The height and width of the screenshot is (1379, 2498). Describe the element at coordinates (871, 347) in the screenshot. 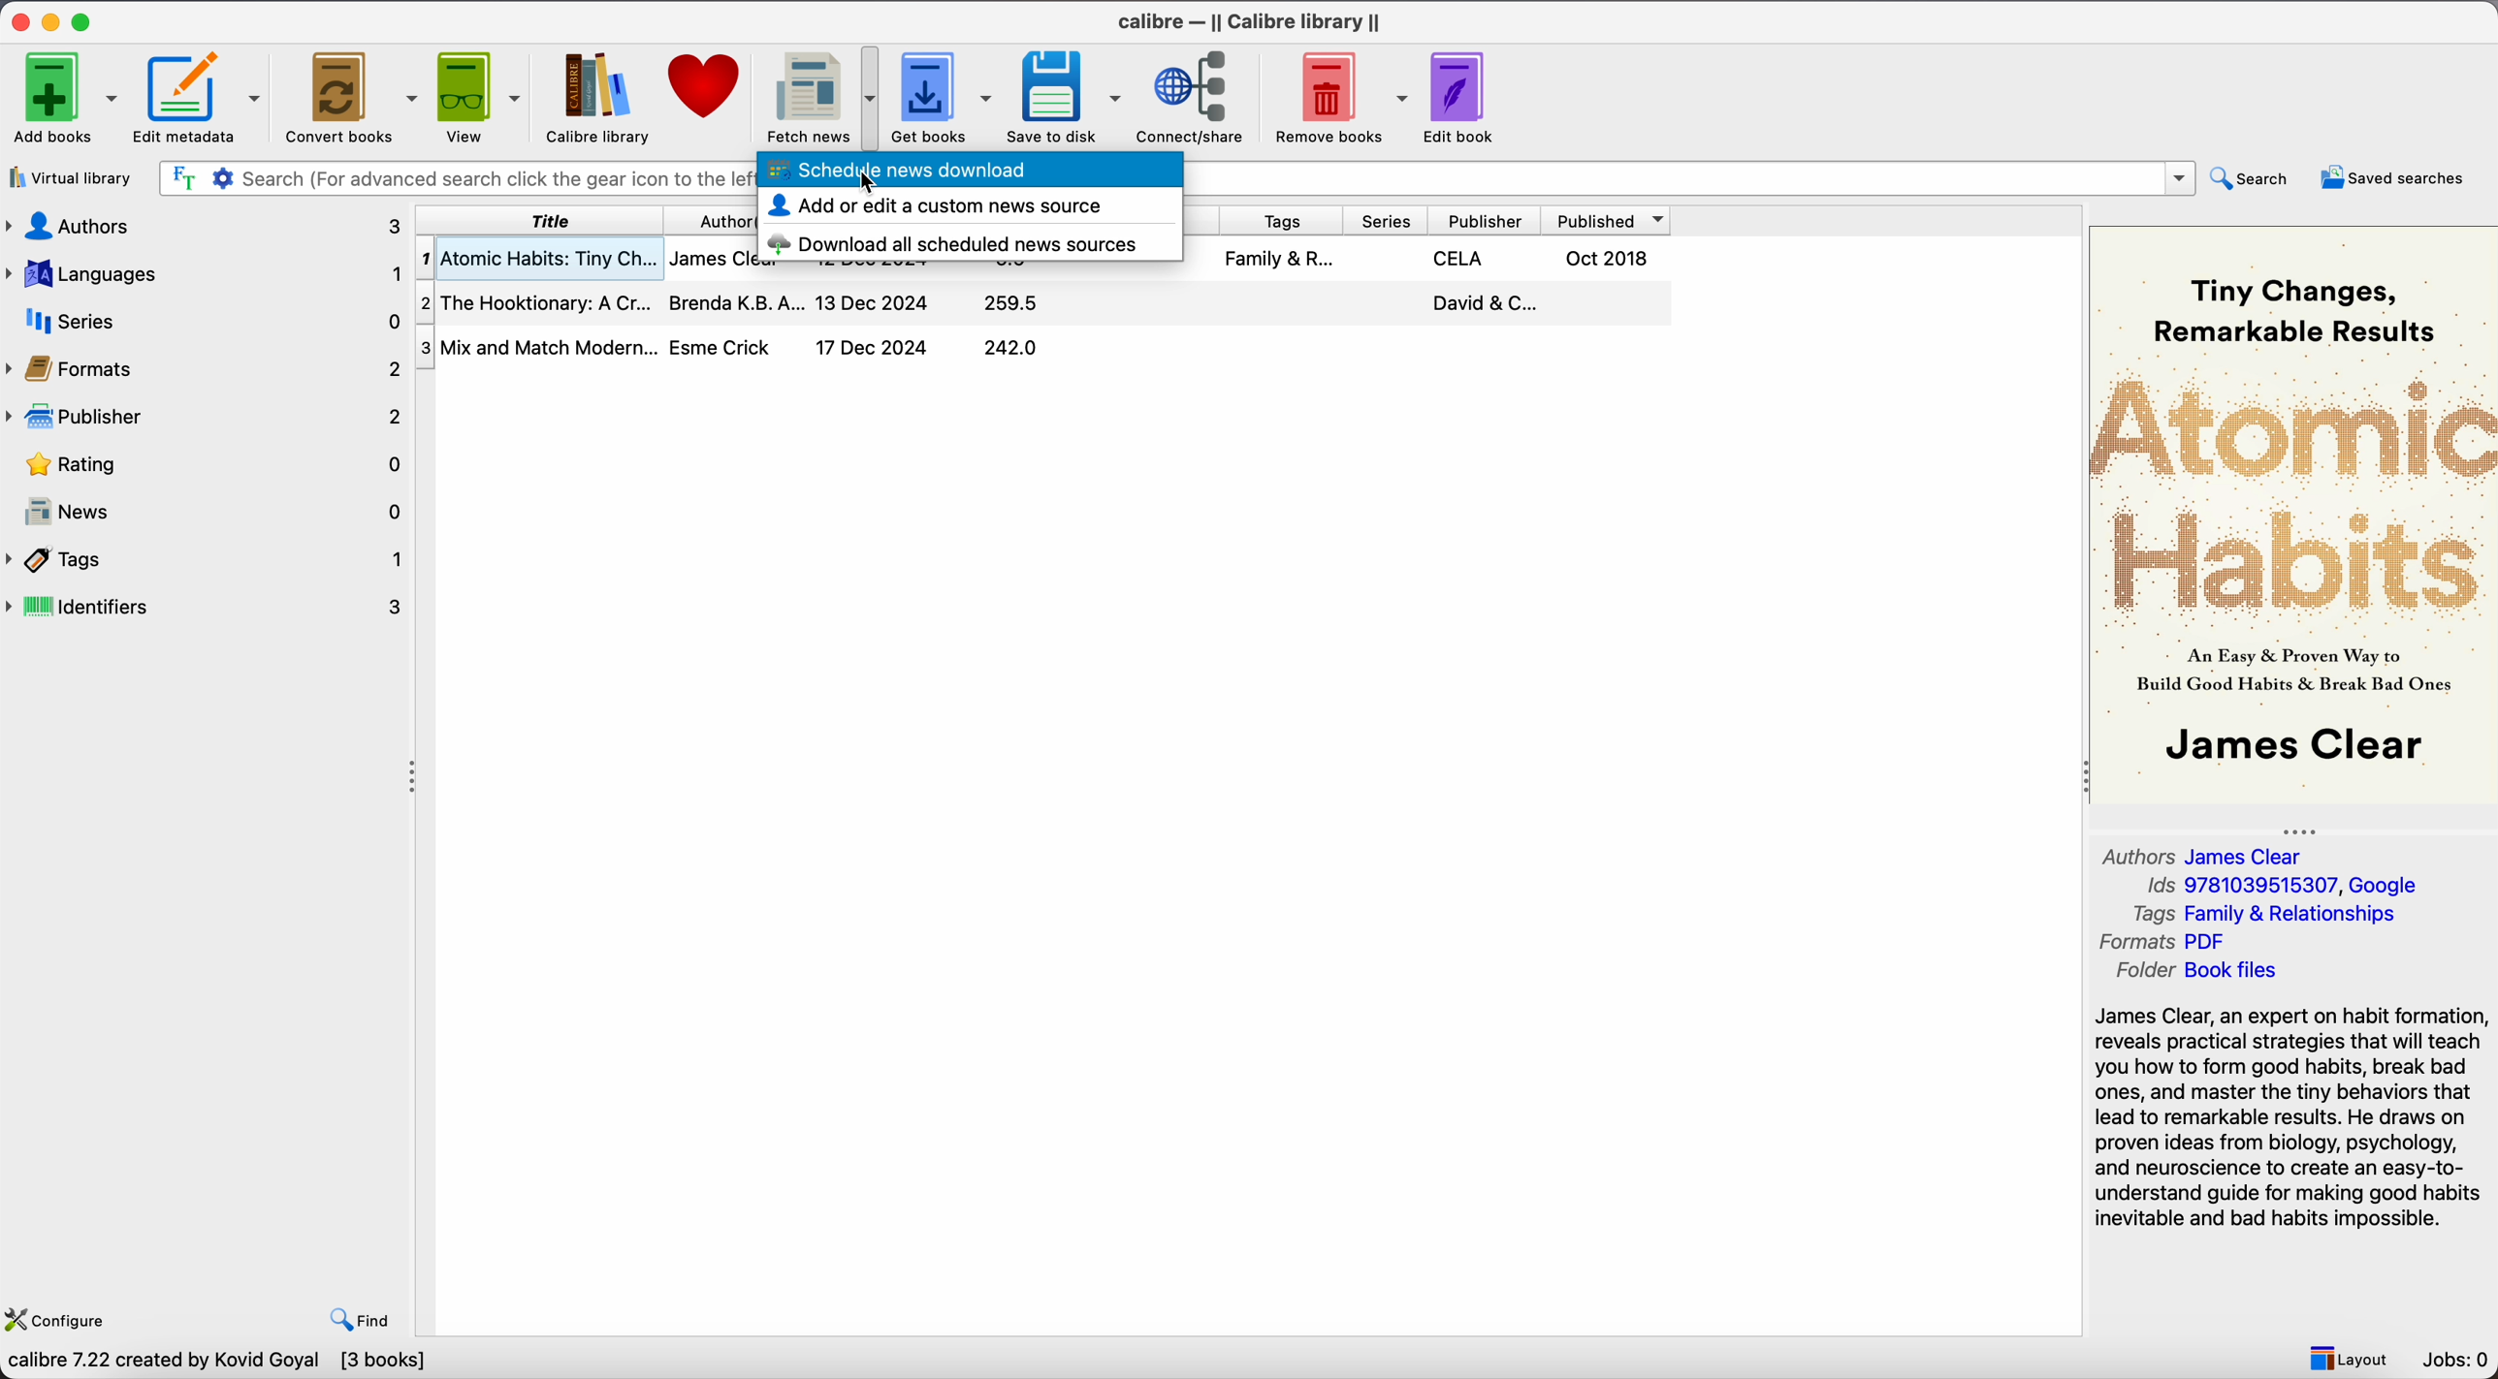

I see `17 Dec 2024` at that location.